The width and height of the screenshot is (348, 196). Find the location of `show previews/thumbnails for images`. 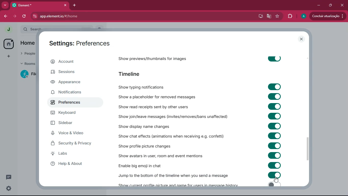

show previews/thumbnails for images is located at coordinates (158, 59).